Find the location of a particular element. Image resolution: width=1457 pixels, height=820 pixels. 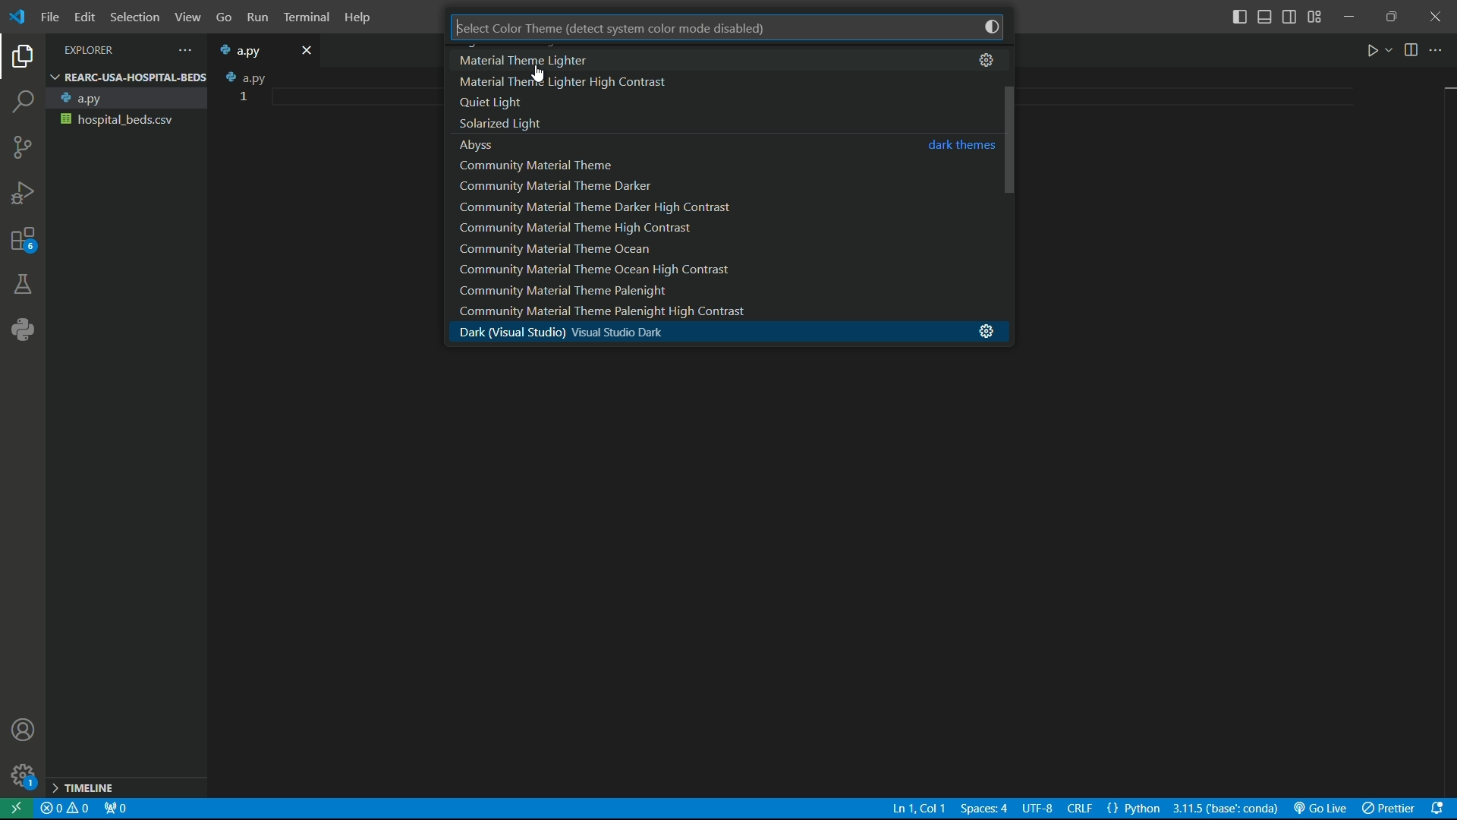

Material Theme Lighter is located at coordinates (533, 59).